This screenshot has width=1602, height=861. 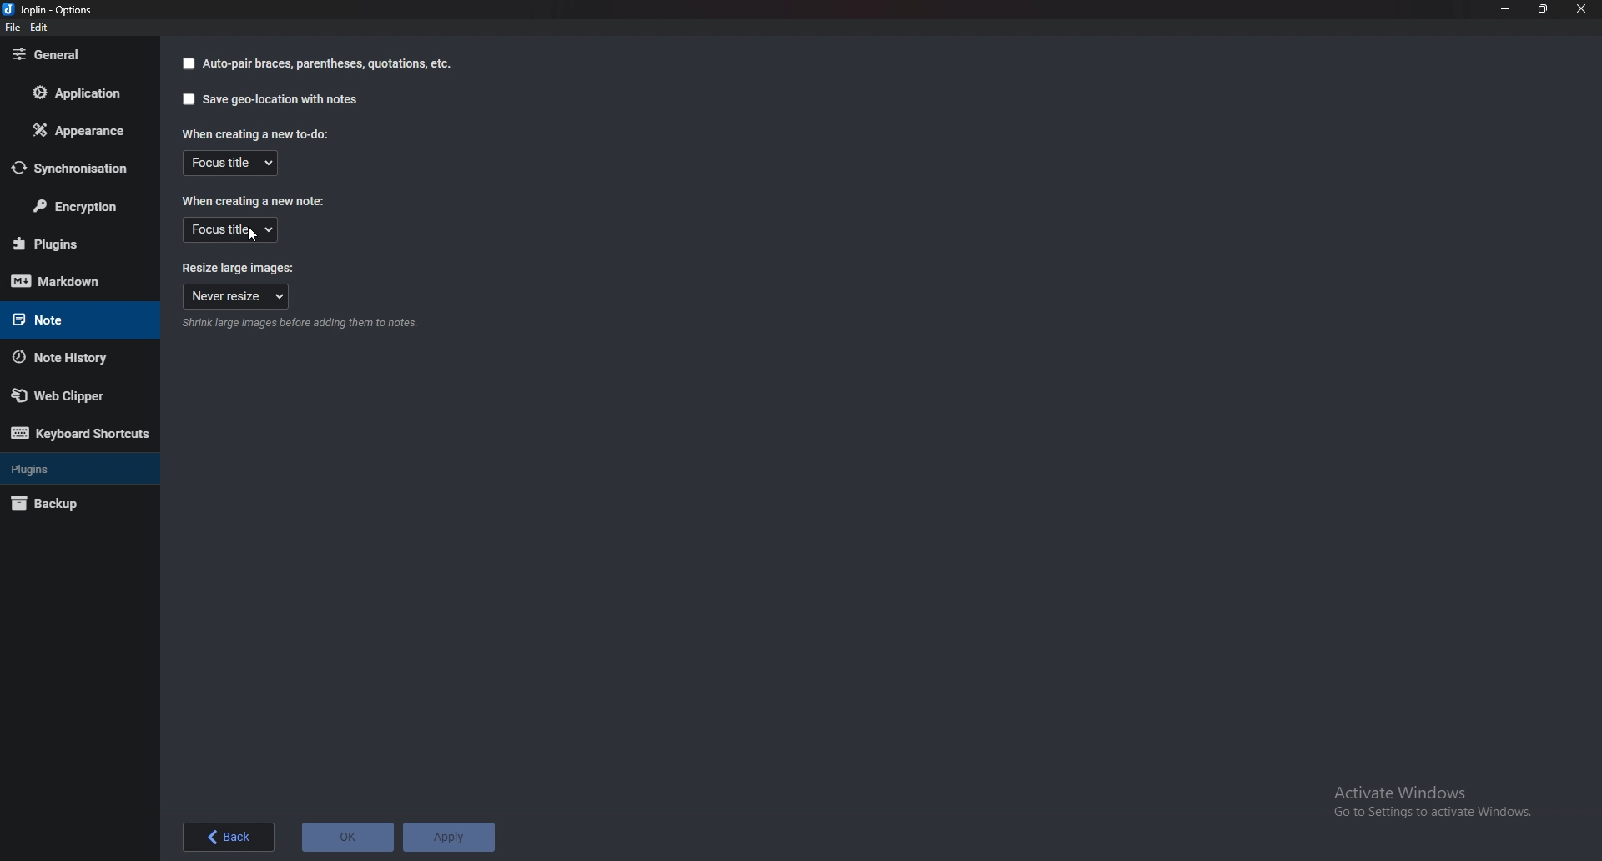 What do you see at coordinates (253, 133) in the screenshot?
I see `When creating a new todo` at bounding box center [253, 133].